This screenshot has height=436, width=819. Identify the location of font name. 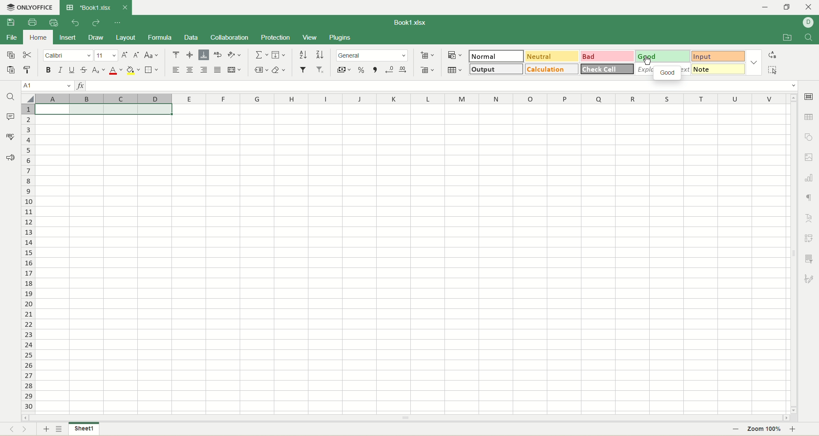
(67, 55).